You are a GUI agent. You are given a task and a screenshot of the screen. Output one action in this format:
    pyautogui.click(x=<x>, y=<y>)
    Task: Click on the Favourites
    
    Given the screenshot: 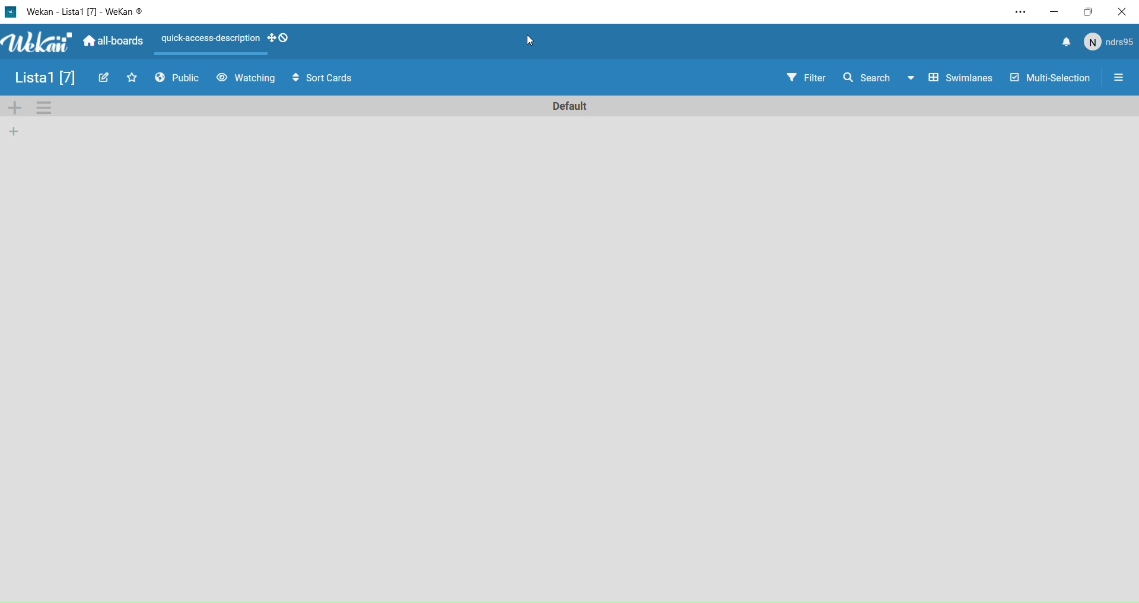 What is the action you would take?
    pyautogui.click(x=132, y=80)
    